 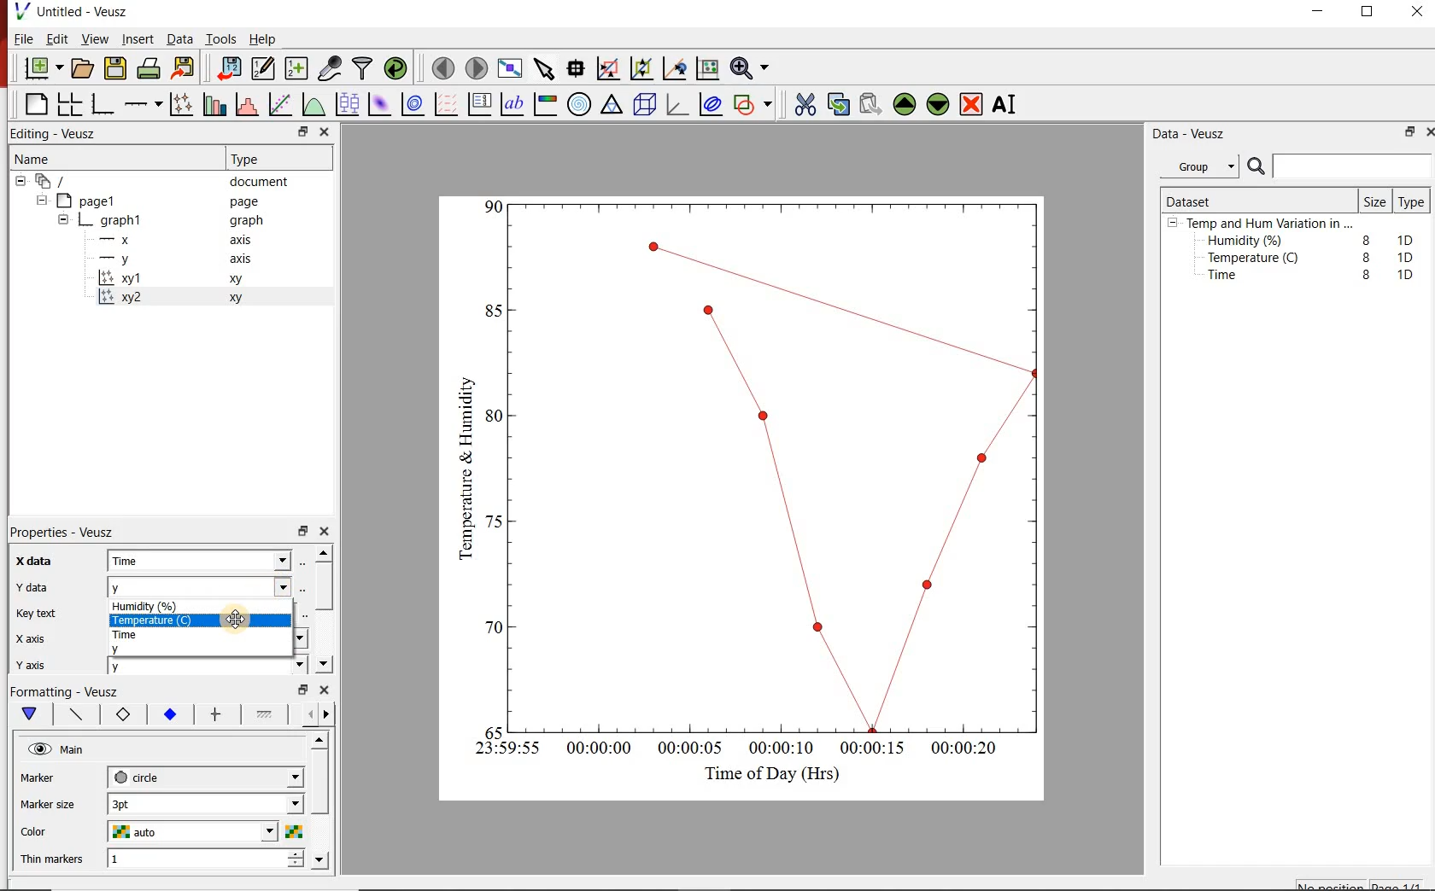 I want to click on arrange graphs in a grid, so click(x=72, y=102).